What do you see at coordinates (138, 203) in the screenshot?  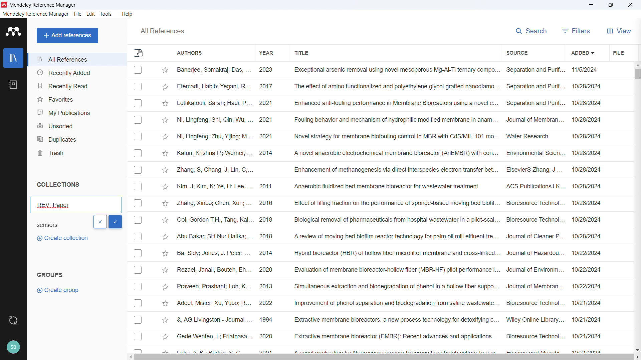 I see `Select respective publication` at bounding box center [138, 203].